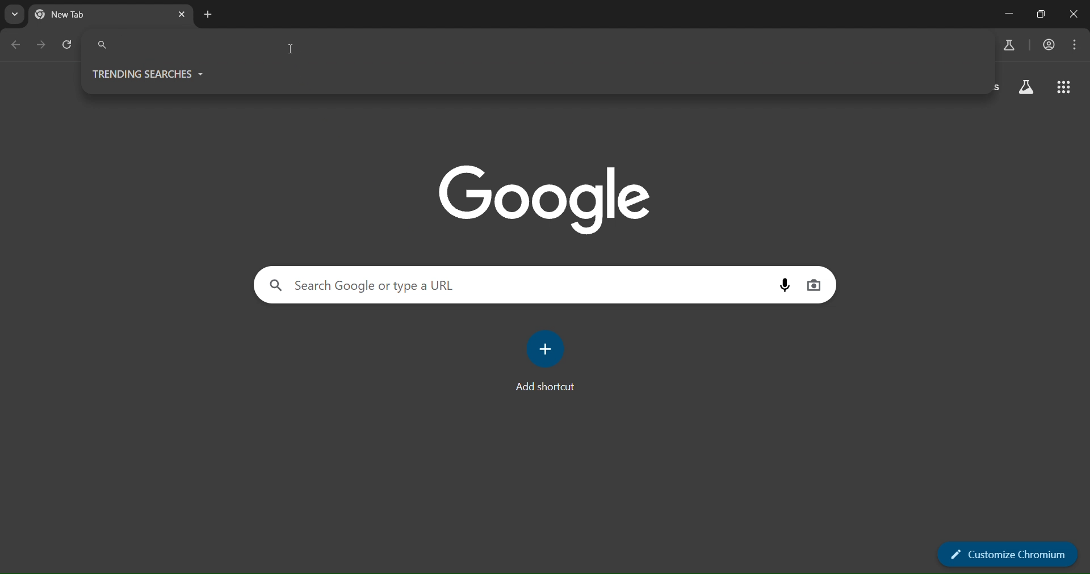  What do you see at coordinates (1028, 90) in the screenshot?
I see `search labs` at bounding box center [1028, 90].